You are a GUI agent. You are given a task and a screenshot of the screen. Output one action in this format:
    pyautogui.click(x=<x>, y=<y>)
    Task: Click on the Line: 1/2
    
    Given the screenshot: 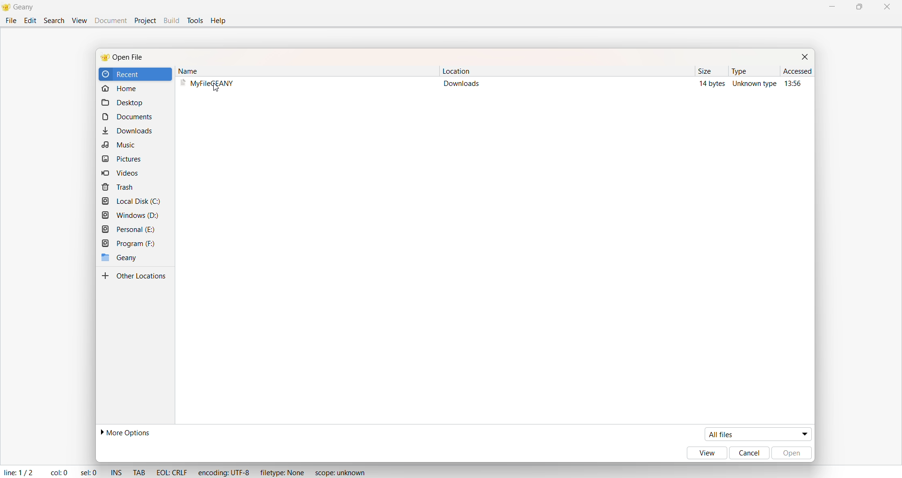 What is the action you would take?
    pyautogui.click(x=18, y=472)
    